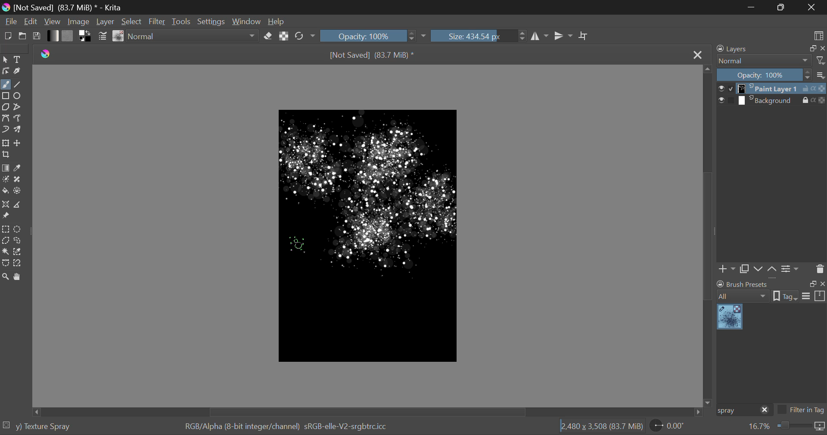 The image size is (827, 435). What do you see at coordinates (744, 296) in the screenshot?
I see `all` at bounding box center [744, 296].